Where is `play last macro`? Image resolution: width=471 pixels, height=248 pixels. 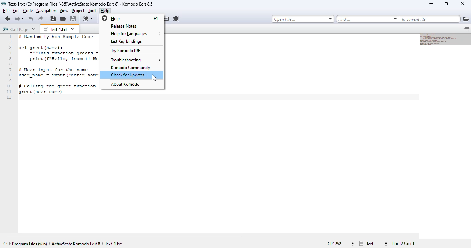 play last macro is located at coordinates (134, 19).